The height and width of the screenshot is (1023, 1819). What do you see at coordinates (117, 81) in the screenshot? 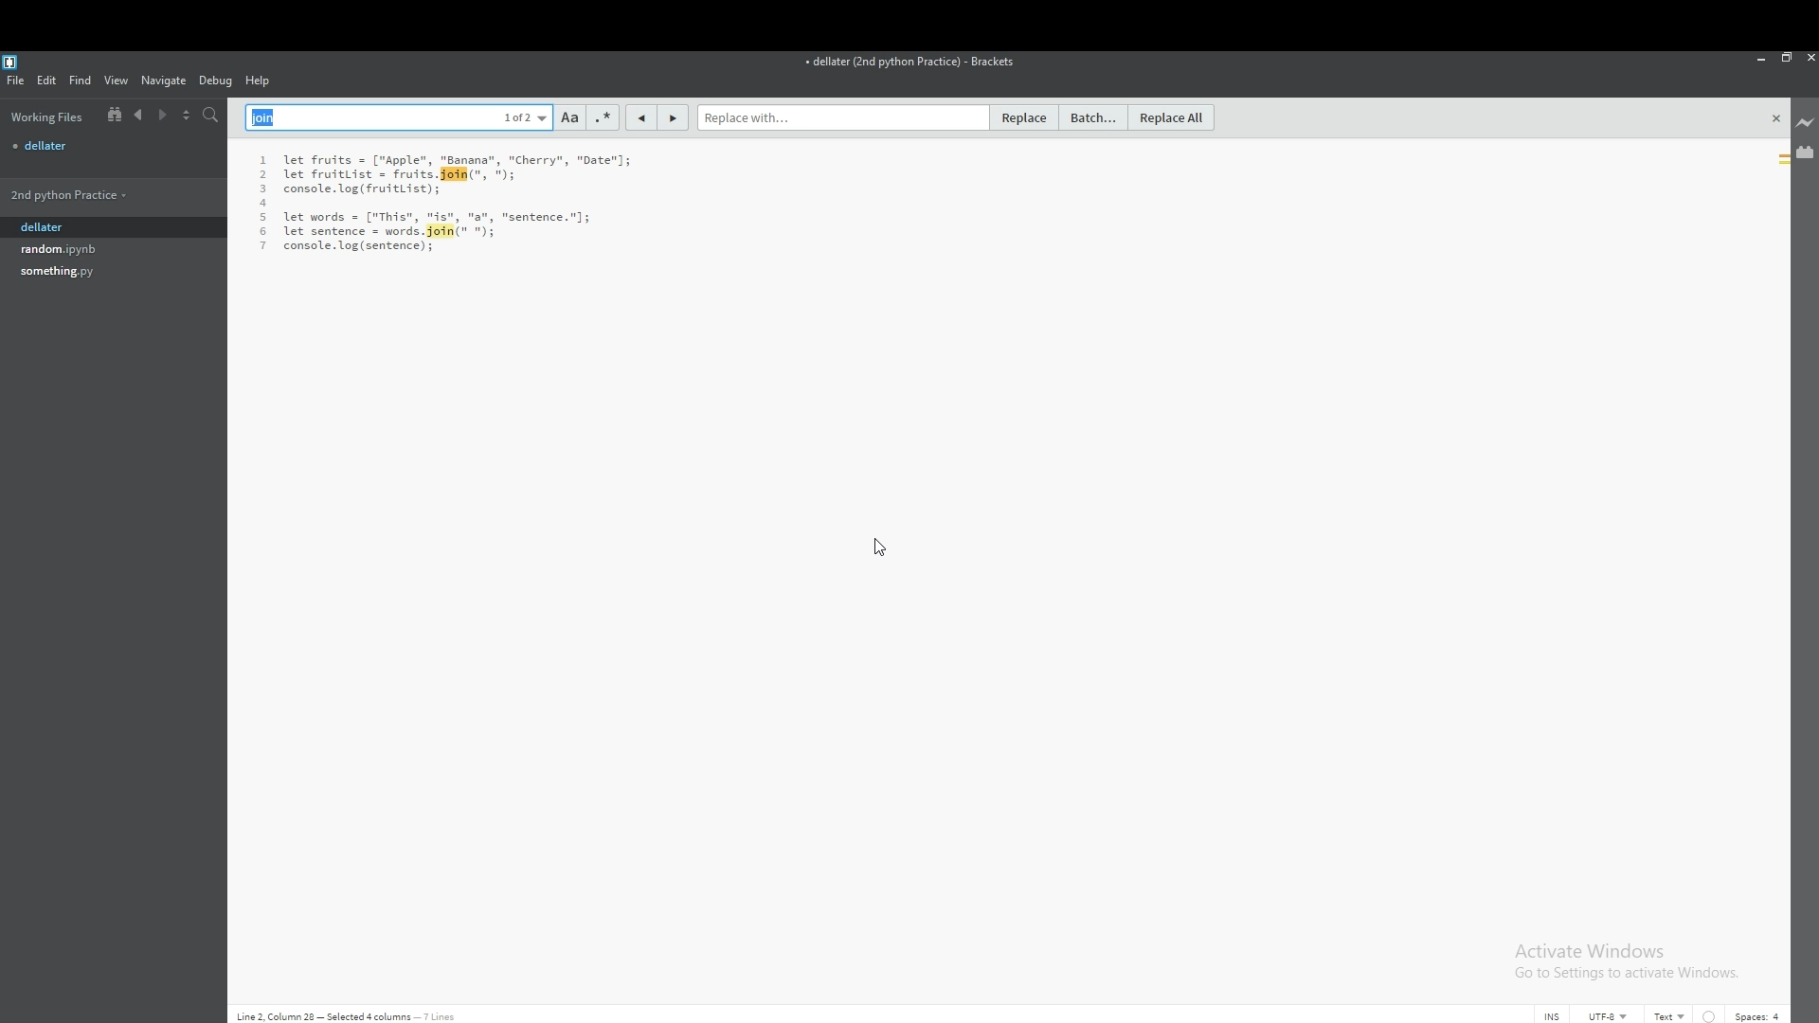
I see `view` at bounding box center [117, 81].